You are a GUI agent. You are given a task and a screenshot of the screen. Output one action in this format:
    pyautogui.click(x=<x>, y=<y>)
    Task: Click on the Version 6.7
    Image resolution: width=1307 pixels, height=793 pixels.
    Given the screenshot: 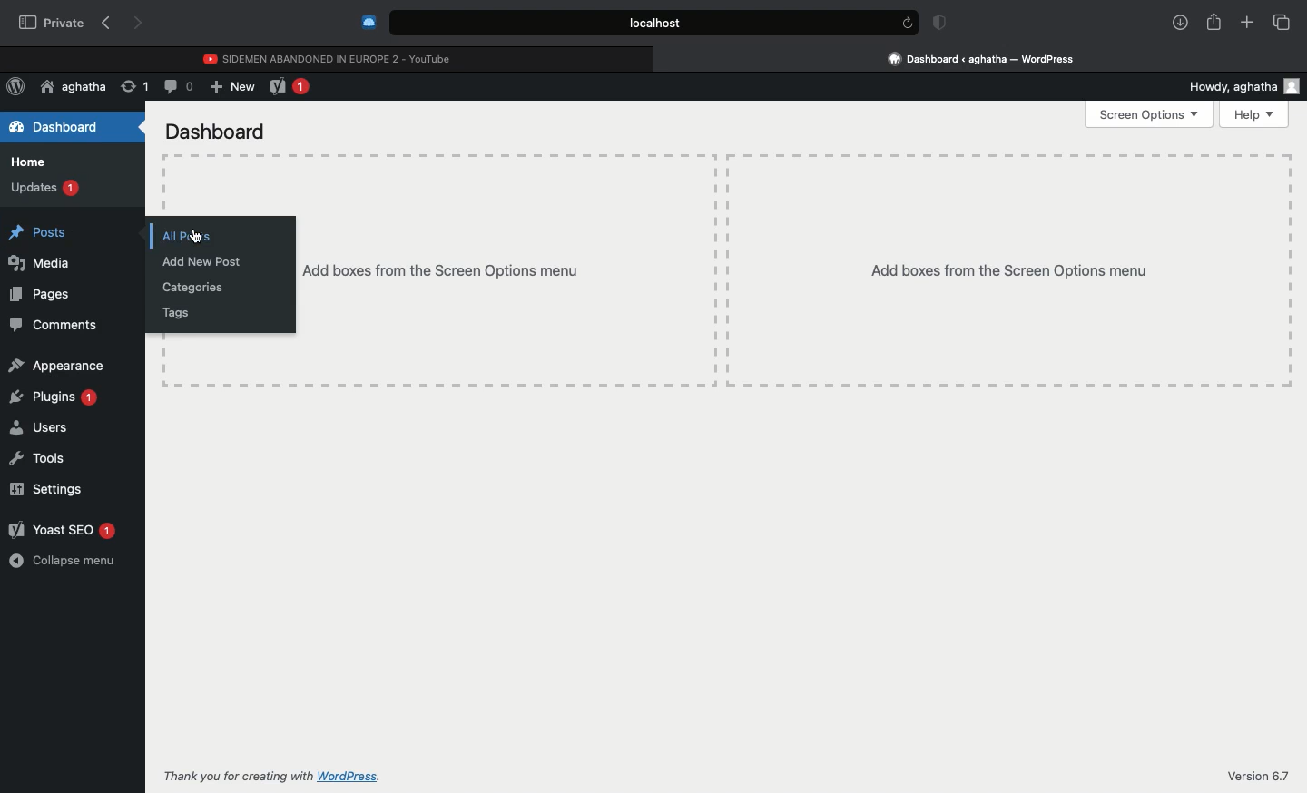 What is the action you would take?
    pyautogui.click(x=1260, y=776)
    